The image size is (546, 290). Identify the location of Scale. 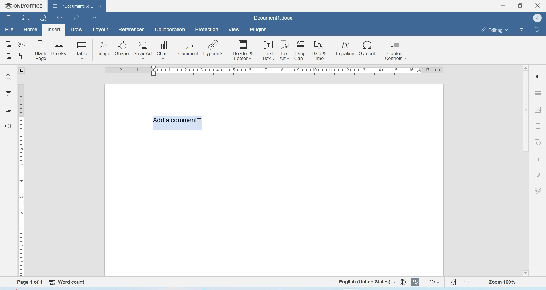
(276, 71).